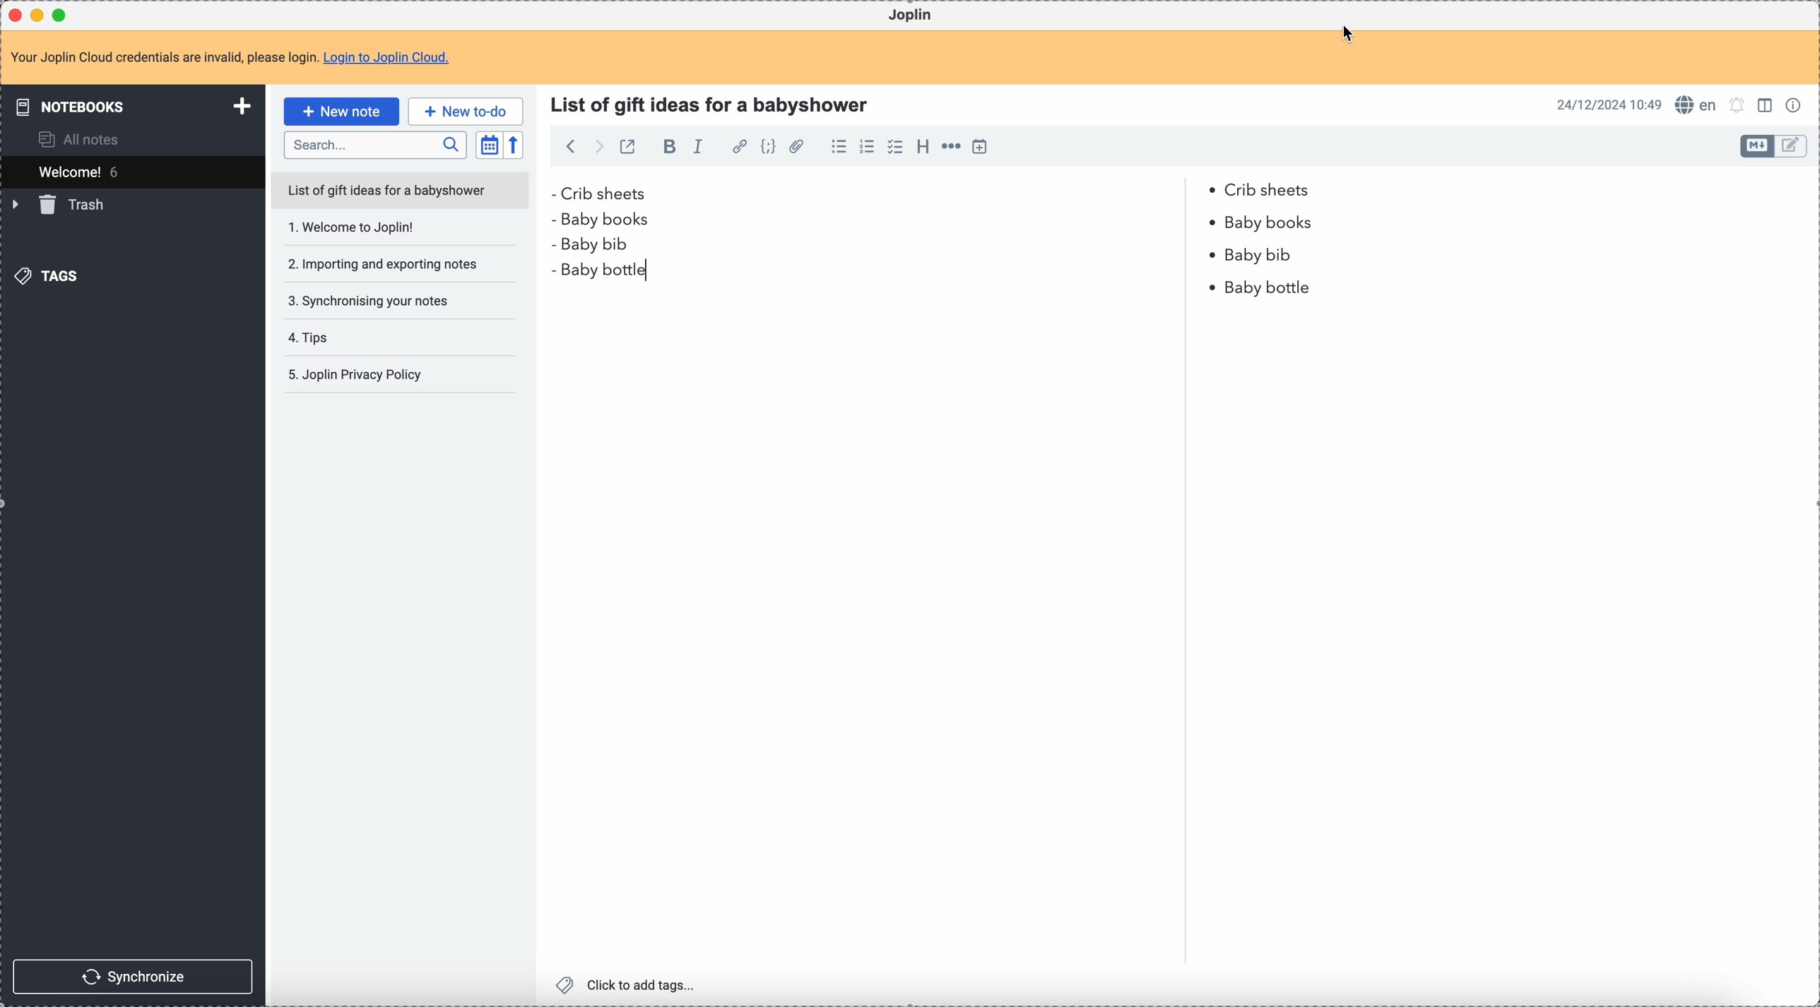 This screenshot has height=1007, width=1820. Describe the element at coordinates (384, 230) in the screenshot. I see `Welcome to joplin` at that location.